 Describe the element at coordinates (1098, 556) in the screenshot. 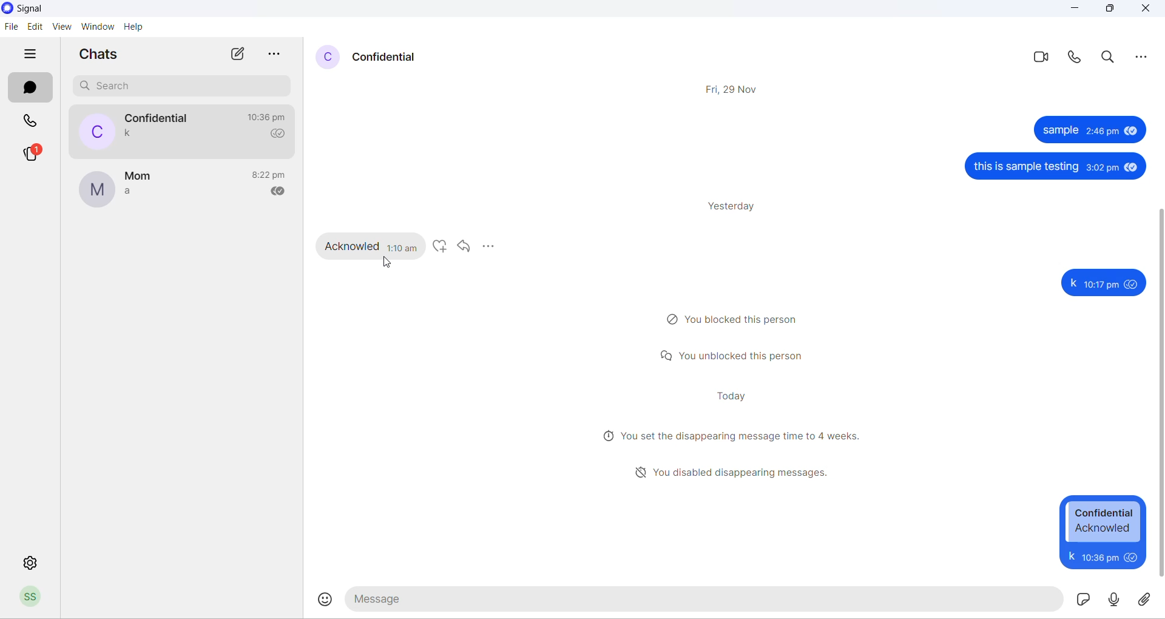

I see `10:36 pm` at that location.